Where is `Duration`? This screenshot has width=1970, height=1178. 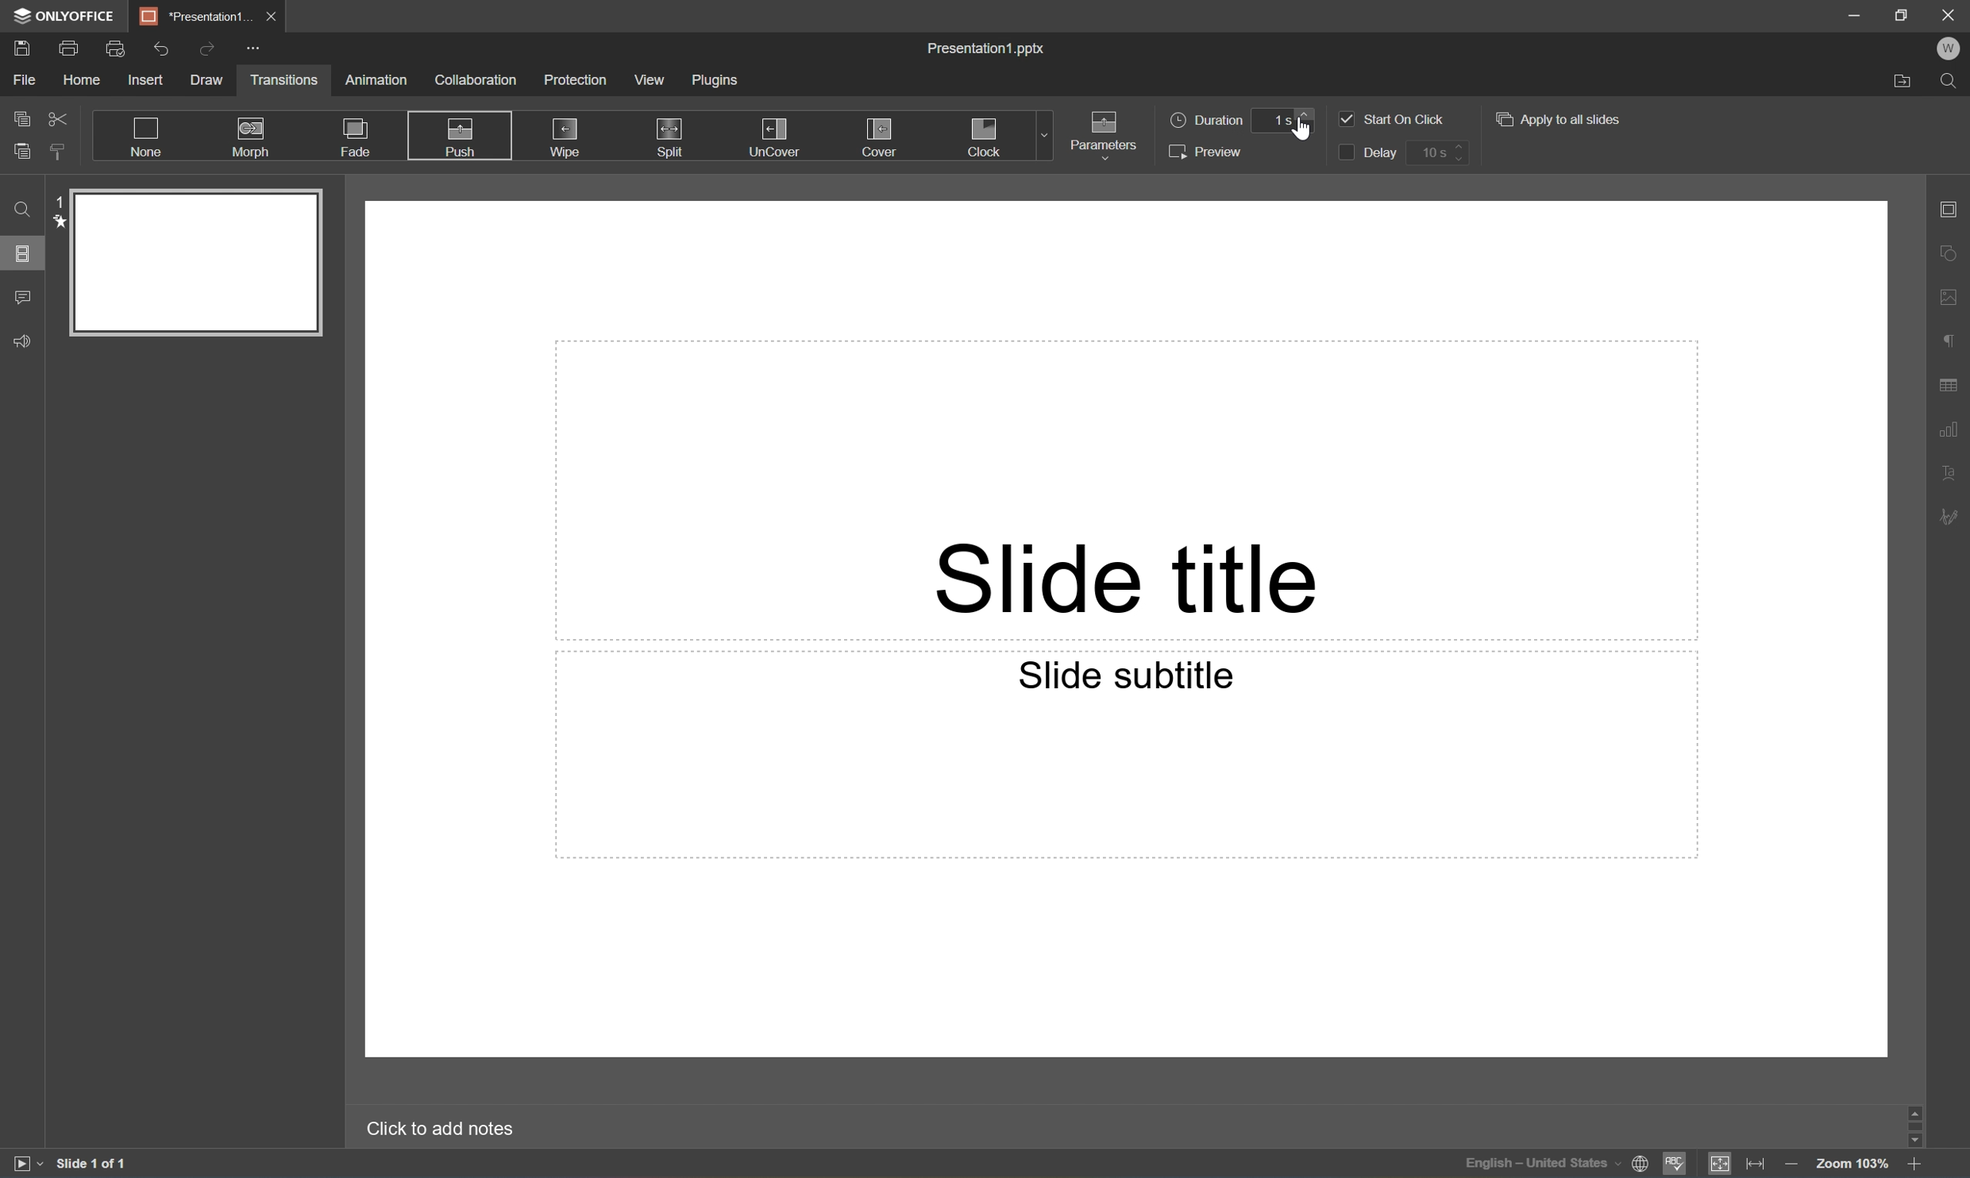 Duration is located at coordinates (1205, 117).